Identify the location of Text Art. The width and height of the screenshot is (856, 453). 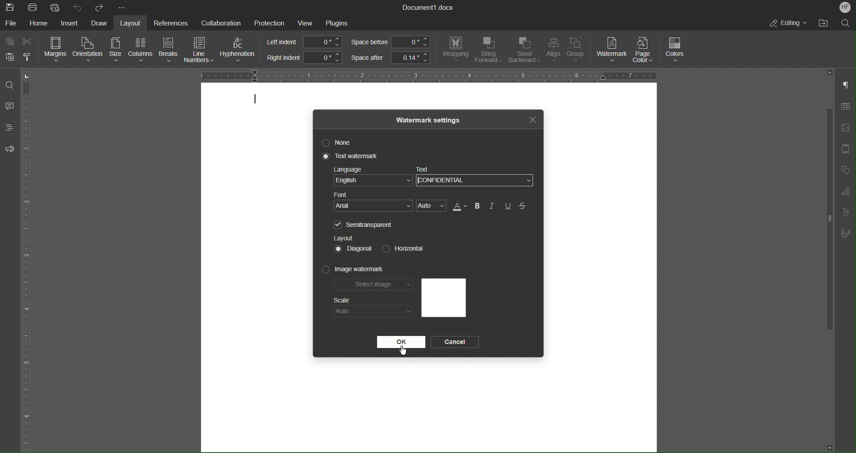
(844, 213).